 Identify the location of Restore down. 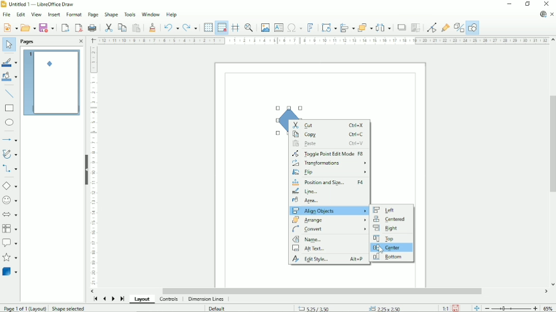
(527, 4).